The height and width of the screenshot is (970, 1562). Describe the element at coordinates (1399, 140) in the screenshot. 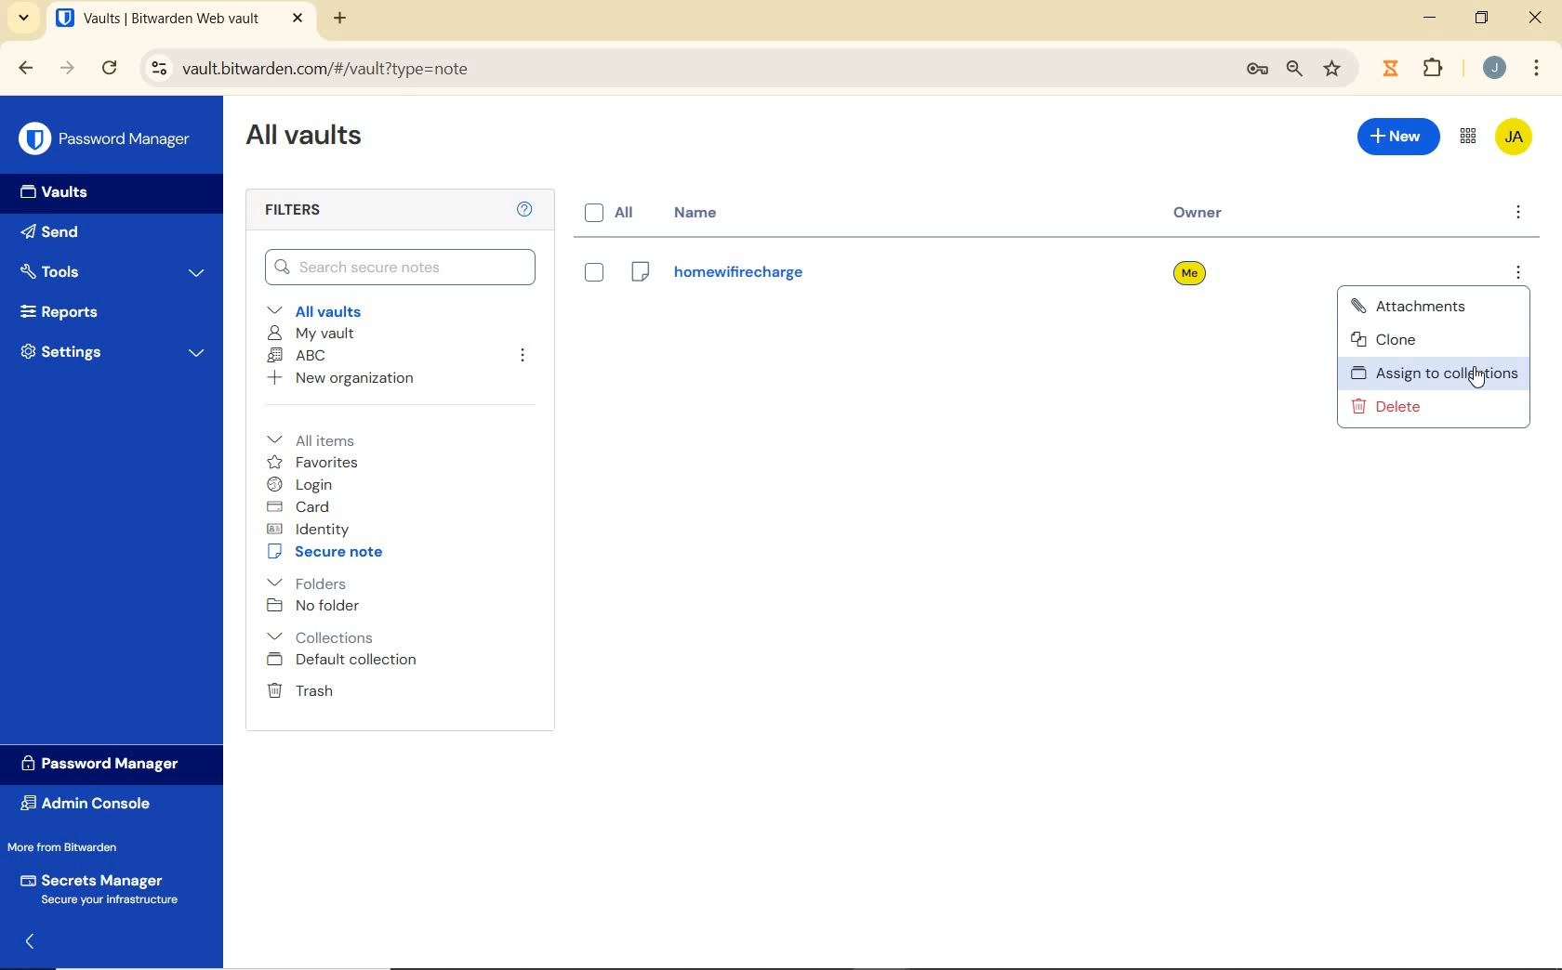

I see `New` at that location.